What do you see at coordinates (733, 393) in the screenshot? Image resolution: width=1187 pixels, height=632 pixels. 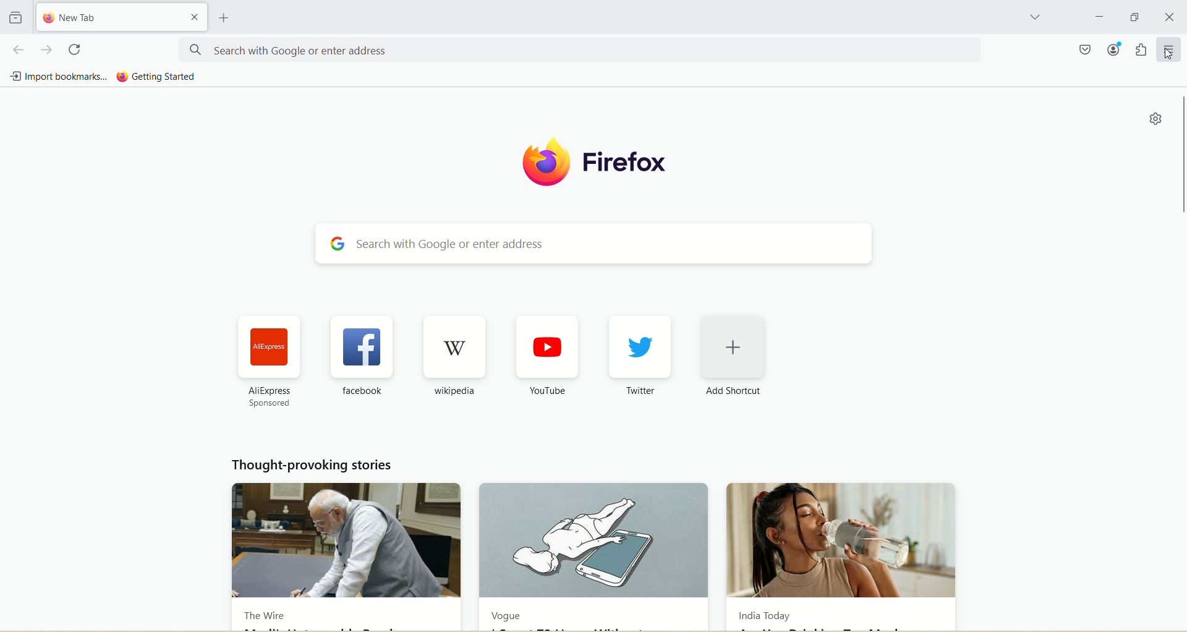 I see `Add Shortcut` at bounding box center [733, 393].